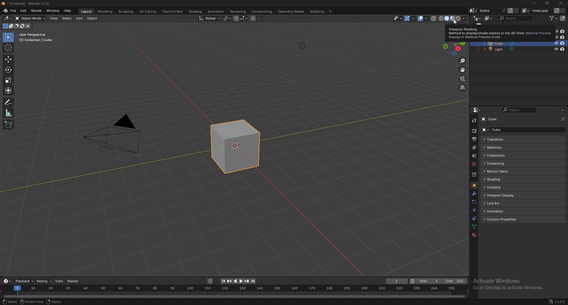 The image size is (568, 305). Describe the element at coordinates (516, 18) in the screenshot. I see `search` at that location.